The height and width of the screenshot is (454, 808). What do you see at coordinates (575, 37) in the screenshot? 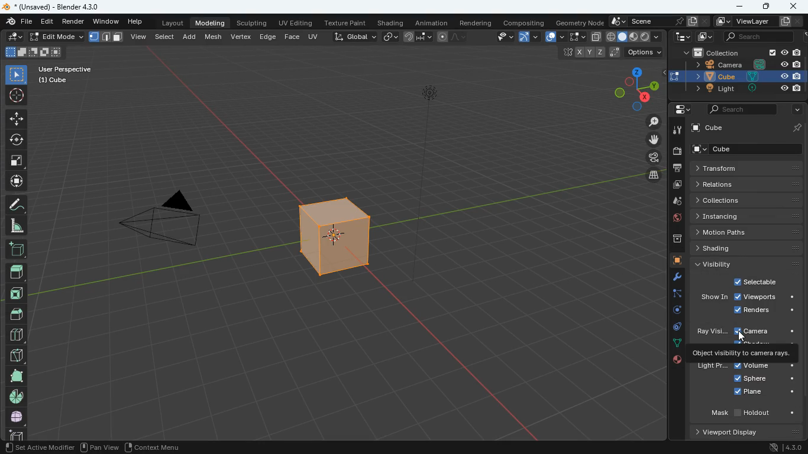
I see `select` at bounding box center [575, 37].